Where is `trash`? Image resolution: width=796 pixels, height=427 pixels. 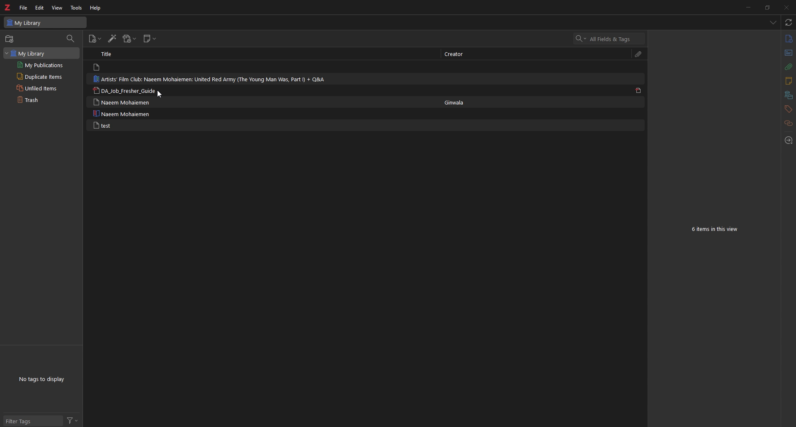 trash is located at coordinates (40, 100).